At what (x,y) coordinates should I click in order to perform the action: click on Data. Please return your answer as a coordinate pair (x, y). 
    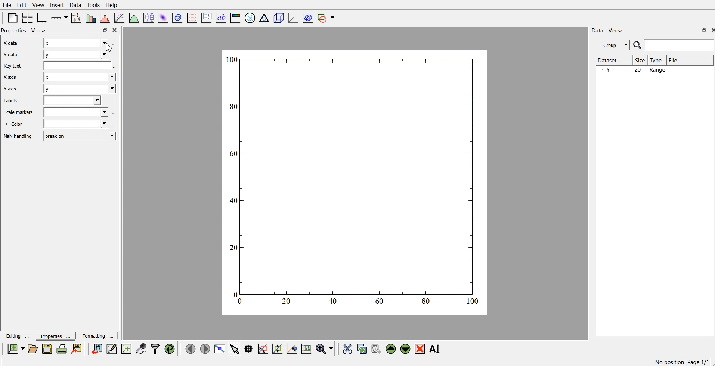
    Looking at the image, I should click on (75, 5).